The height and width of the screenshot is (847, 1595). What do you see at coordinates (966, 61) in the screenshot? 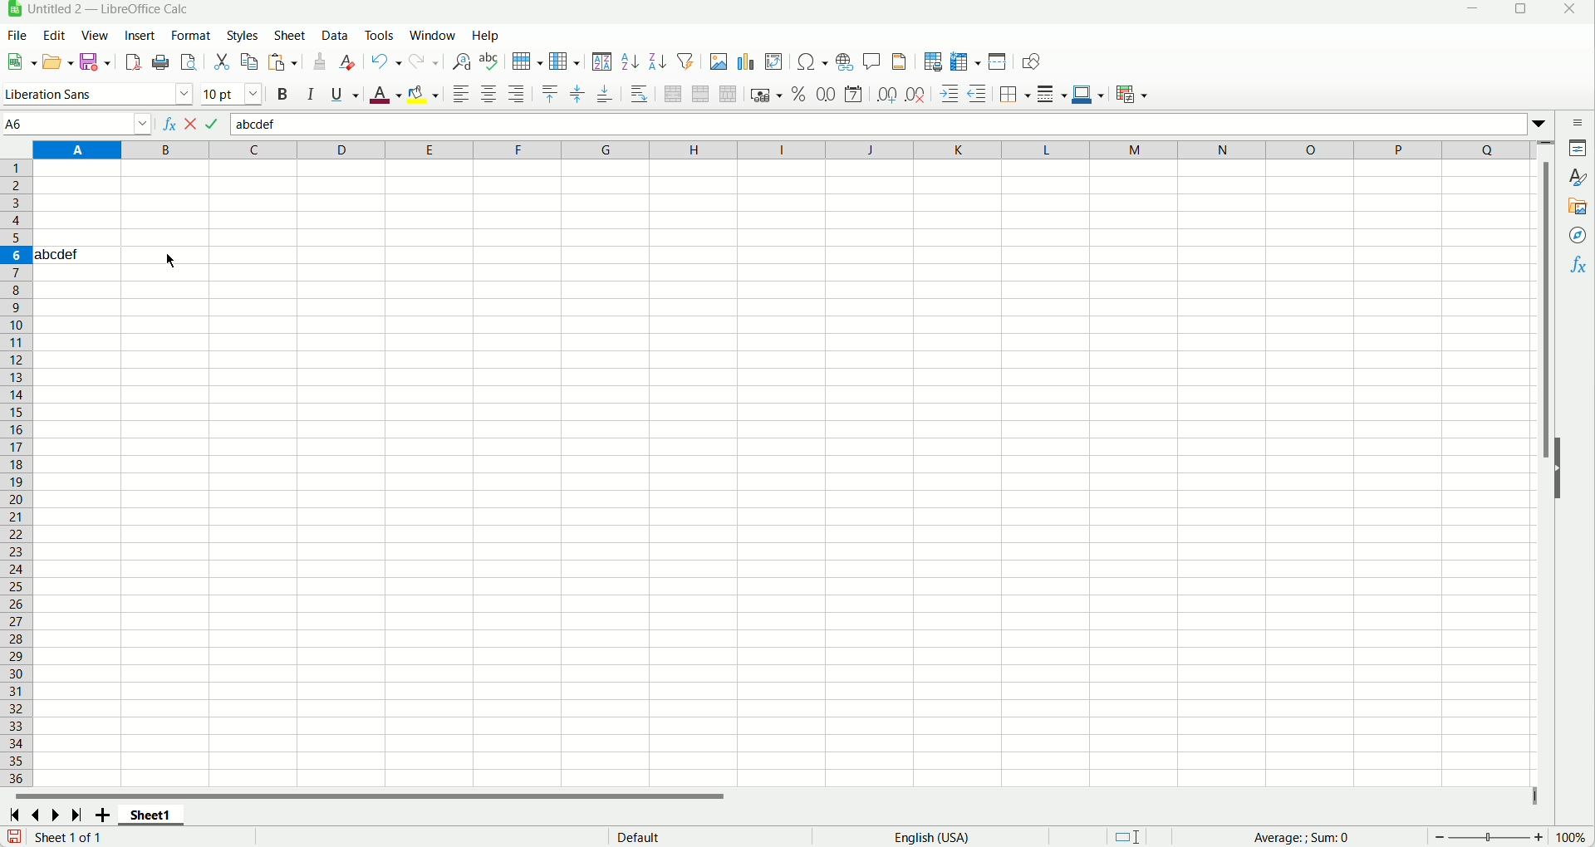
I see `freeze rows and column` at bounding box center [966, 61].